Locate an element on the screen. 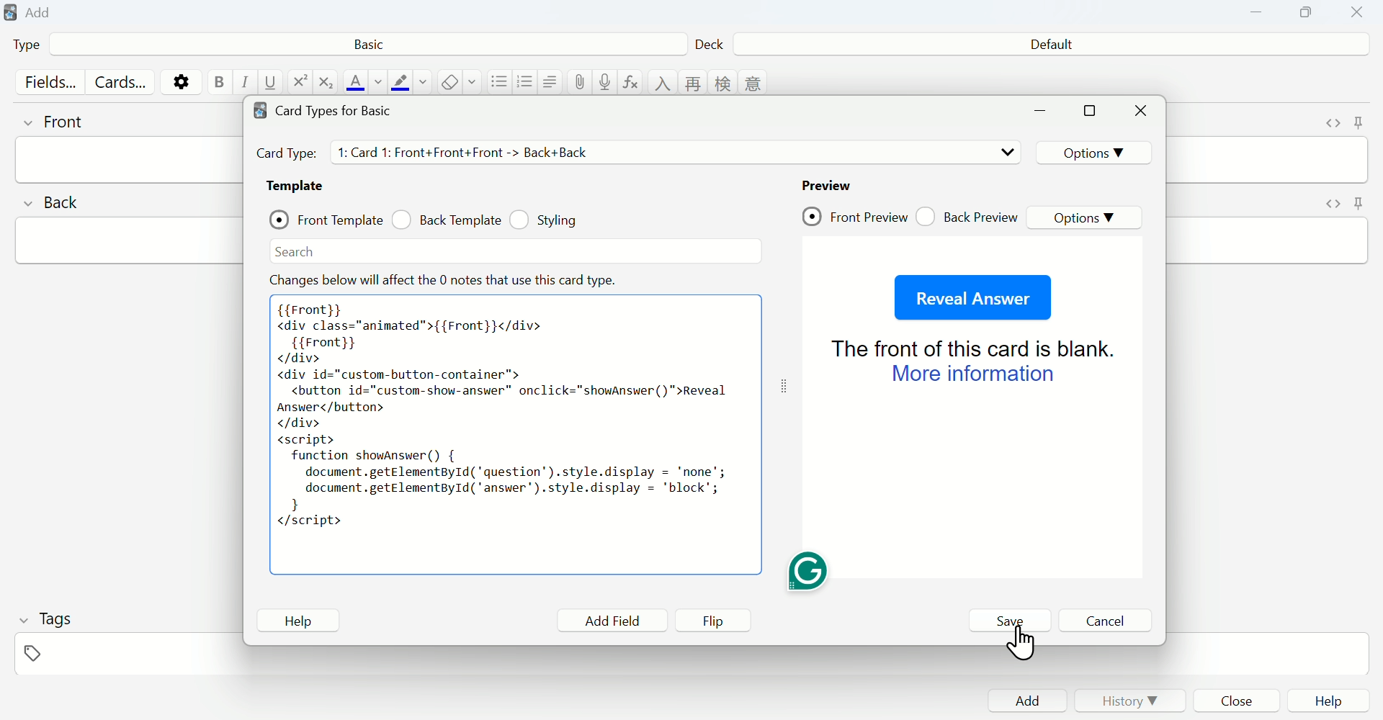 The width and height of the screenshot is (1383, 720). language is located at coordinates (753, 82).